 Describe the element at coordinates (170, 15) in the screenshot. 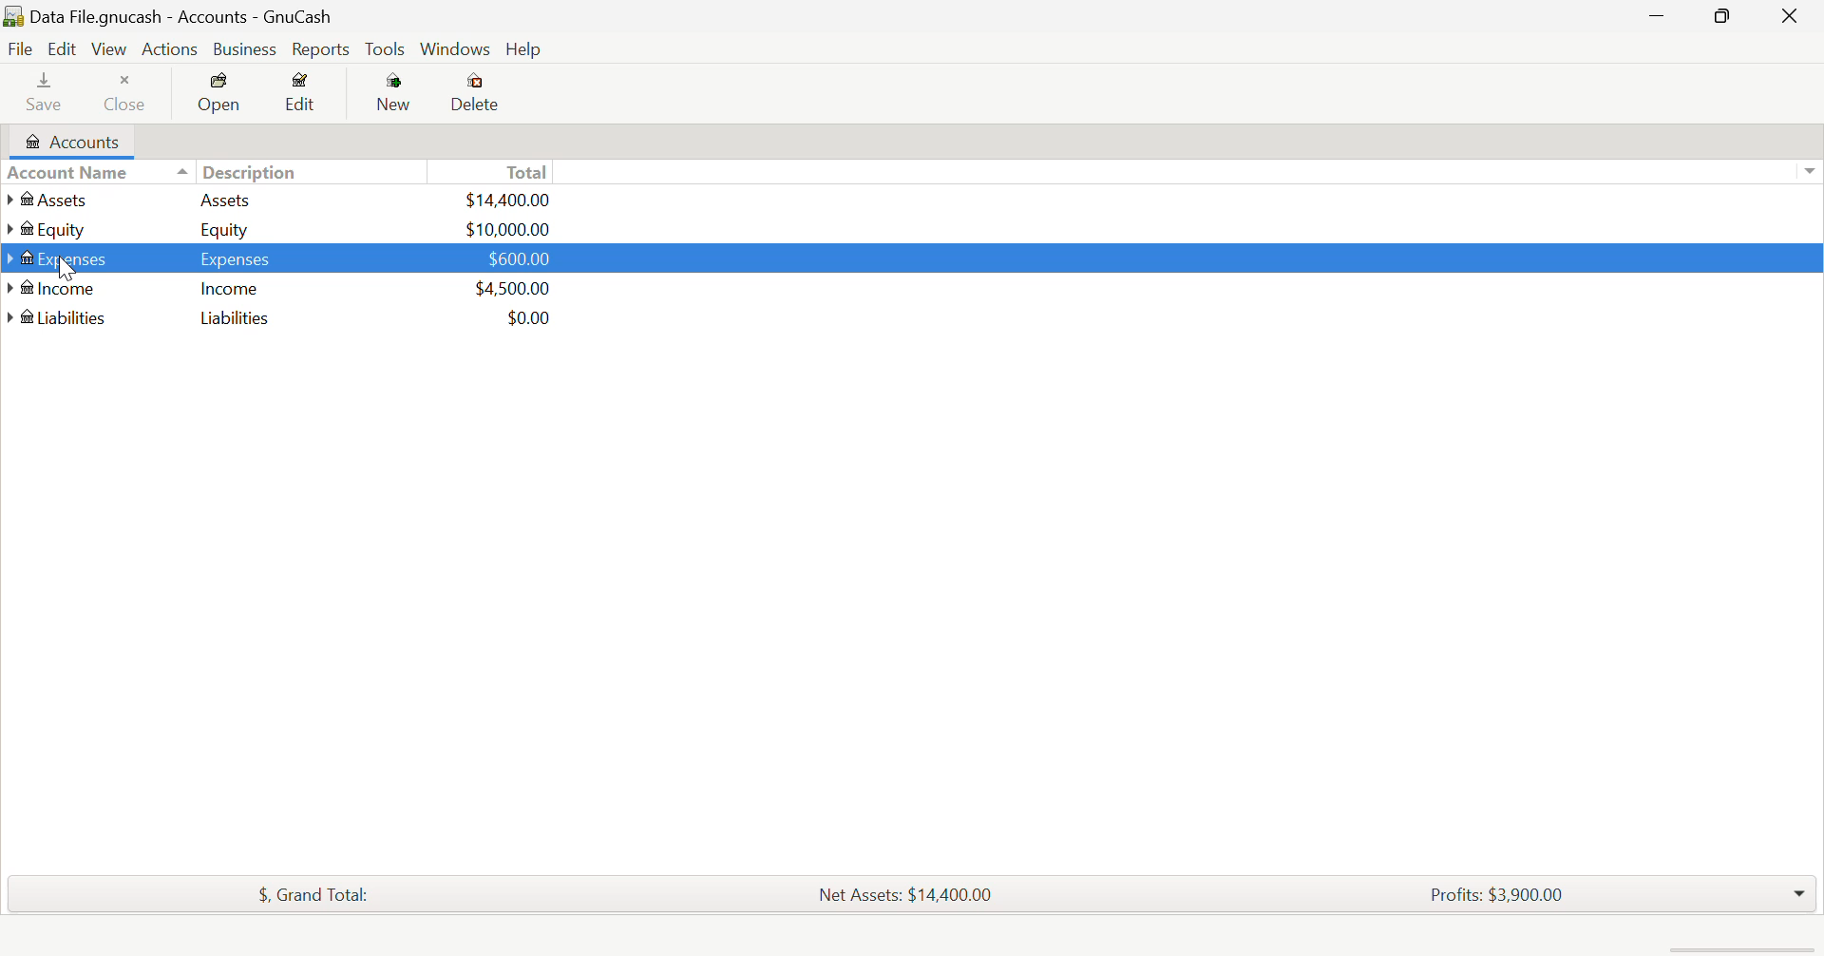

I see `Date file.gnucash - Accounts - Gnucash` at that location.